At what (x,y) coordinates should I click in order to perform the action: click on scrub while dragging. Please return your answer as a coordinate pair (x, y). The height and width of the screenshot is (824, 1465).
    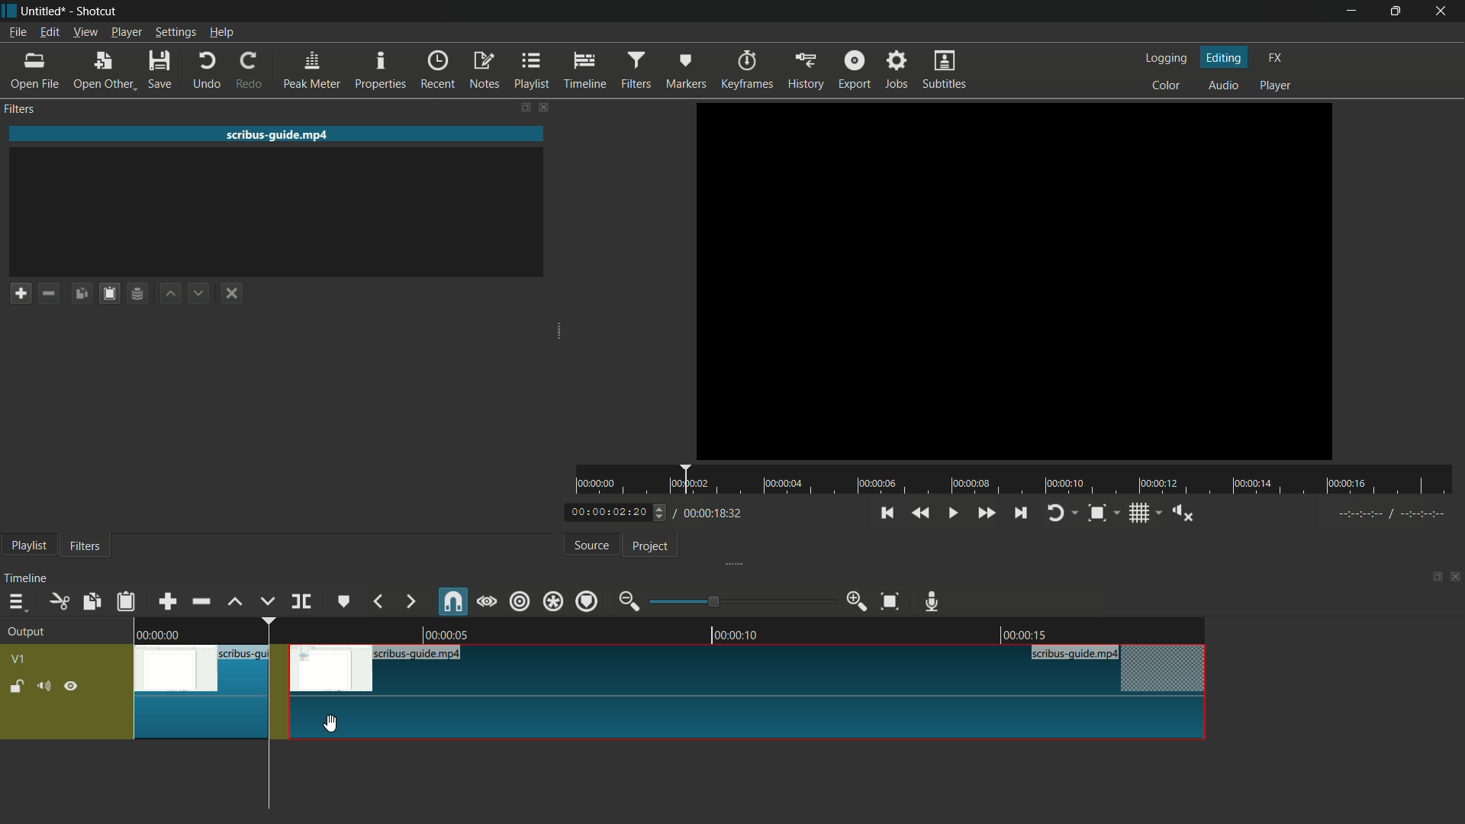
    Looking at the image, I should click on (486, 600).